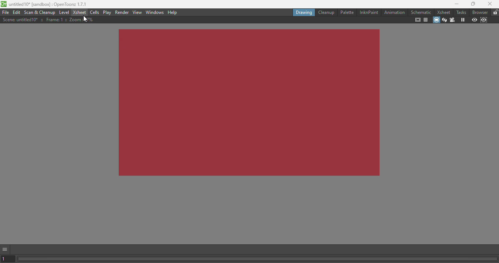  What do you see at coordinates (108, 12) in the screenshot?
I see `Play ` at bounding box center [108, 12].